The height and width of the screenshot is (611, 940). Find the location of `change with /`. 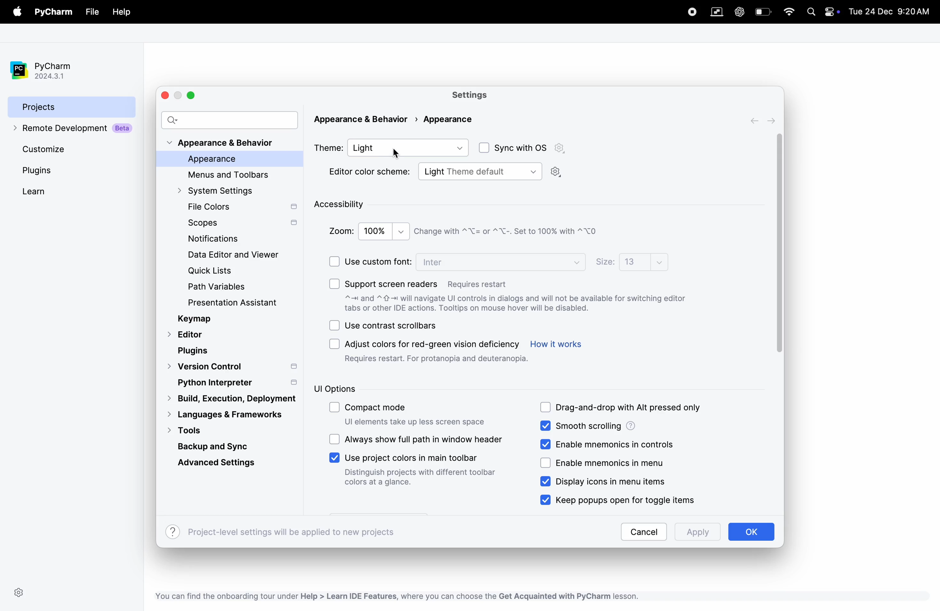

change with / is located at coordinates (508, 231).